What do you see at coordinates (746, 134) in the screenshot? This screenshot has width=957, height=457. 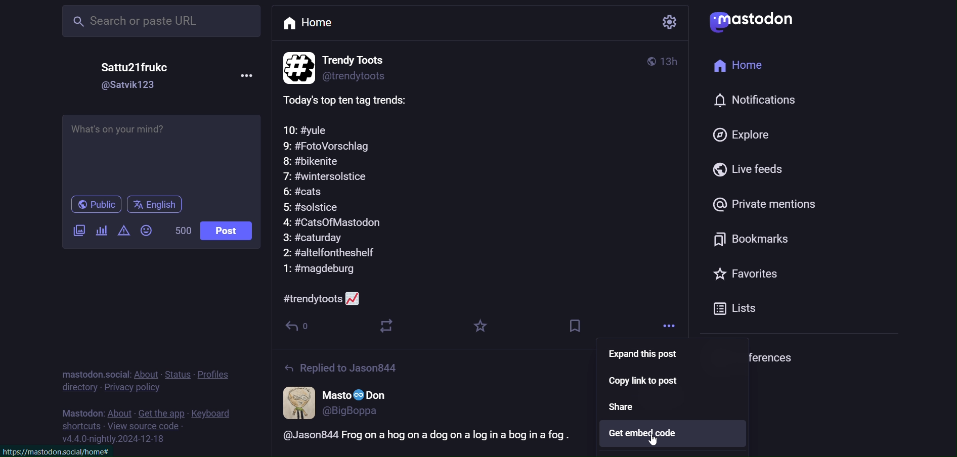 I see `explore` at bounding box center [746, 134].